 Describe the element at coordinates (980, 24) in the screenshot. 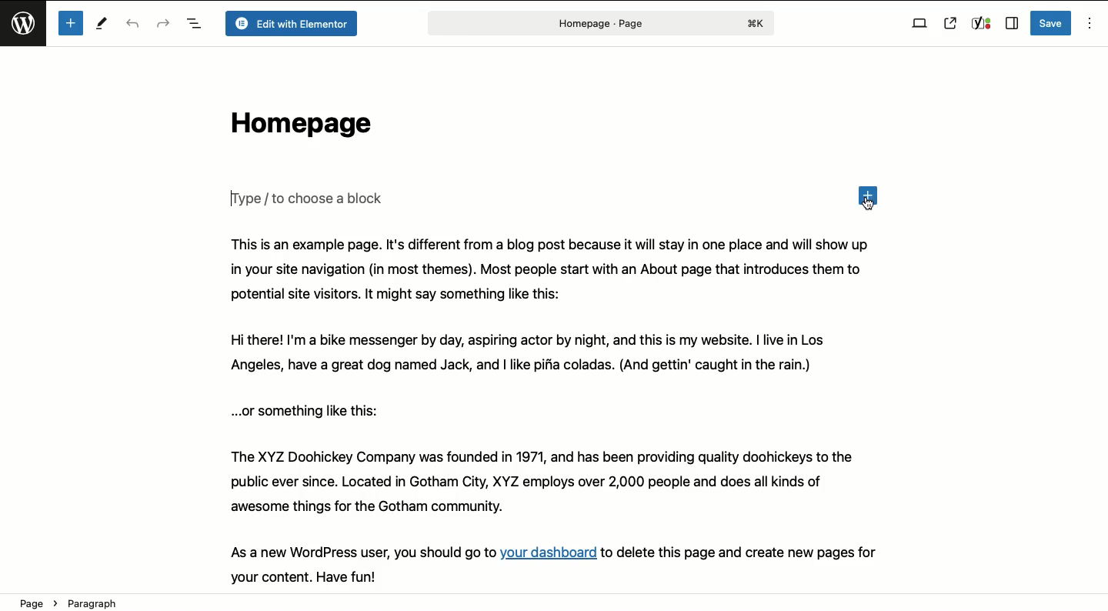

I see `Yoast` at that location.